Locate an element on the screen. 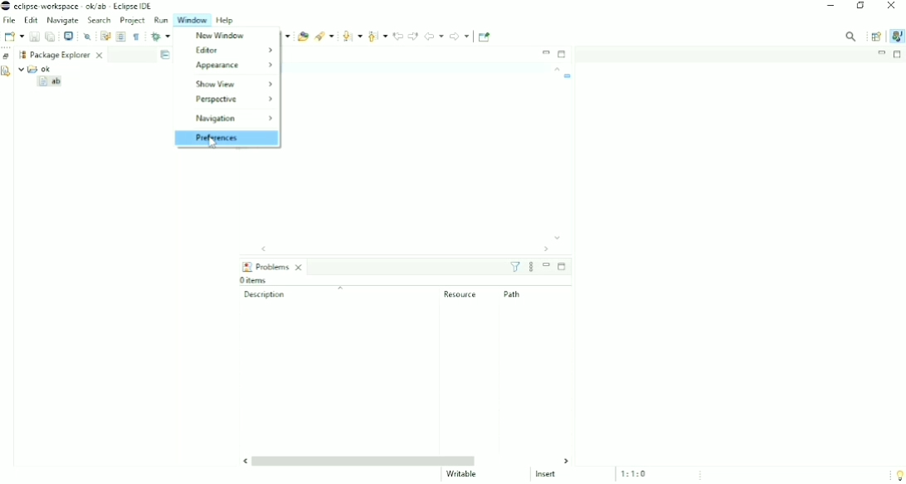 The width and height of the screenshot is (906, 484). Problems is located at coordinates (275, 265).